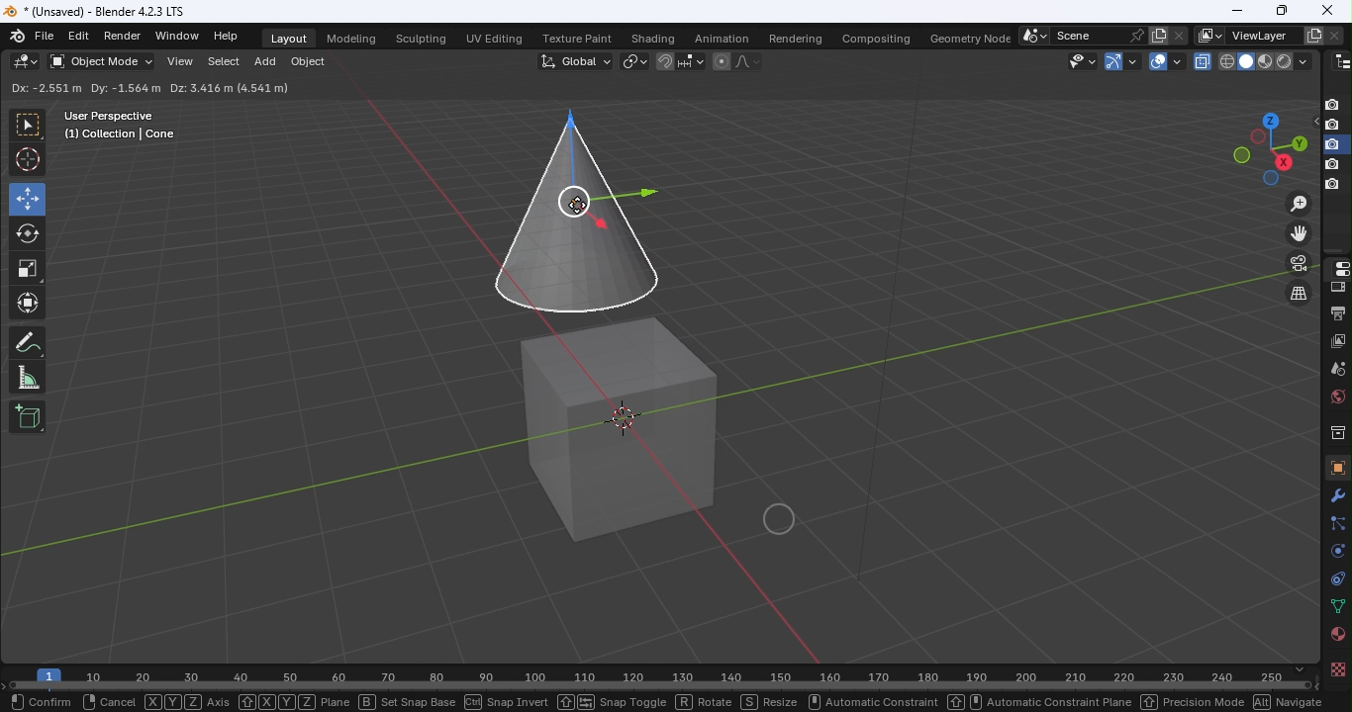 The width and height of the screenshot is (1352, 712). Describe the element at coordinates (1314, 34) in the screenshot. I see `Add view layer` at that location.